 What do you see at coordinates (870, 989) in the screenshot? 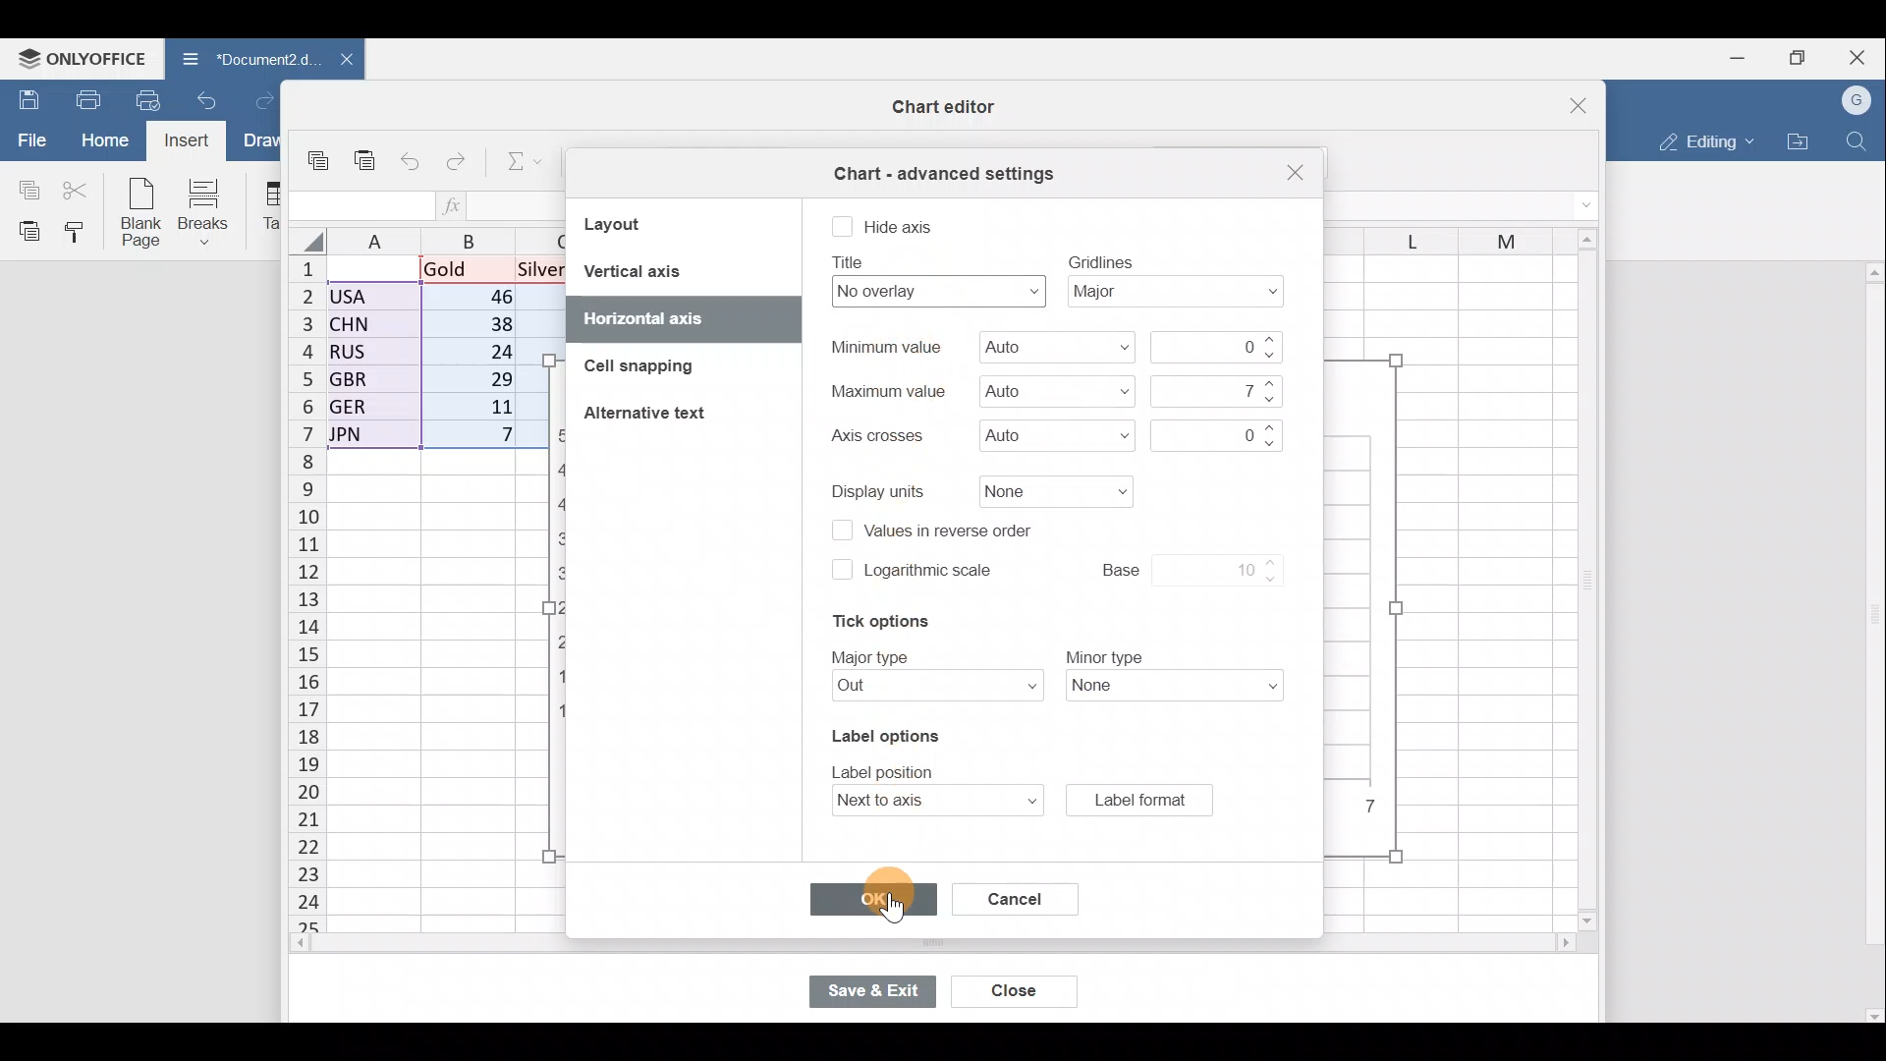
I see `Save & exit` at bounding box center [870, 989].